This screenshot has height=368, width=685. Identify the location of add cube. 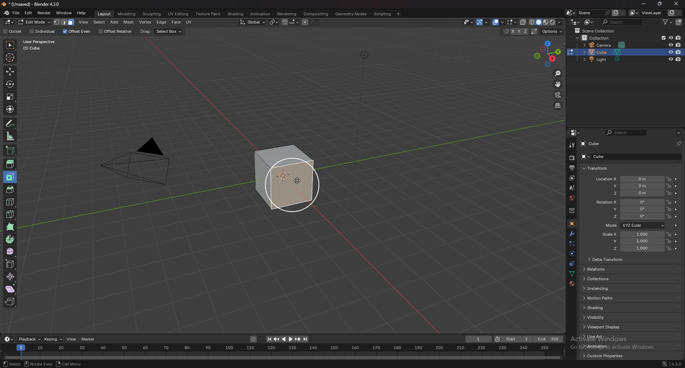
(10, 150).